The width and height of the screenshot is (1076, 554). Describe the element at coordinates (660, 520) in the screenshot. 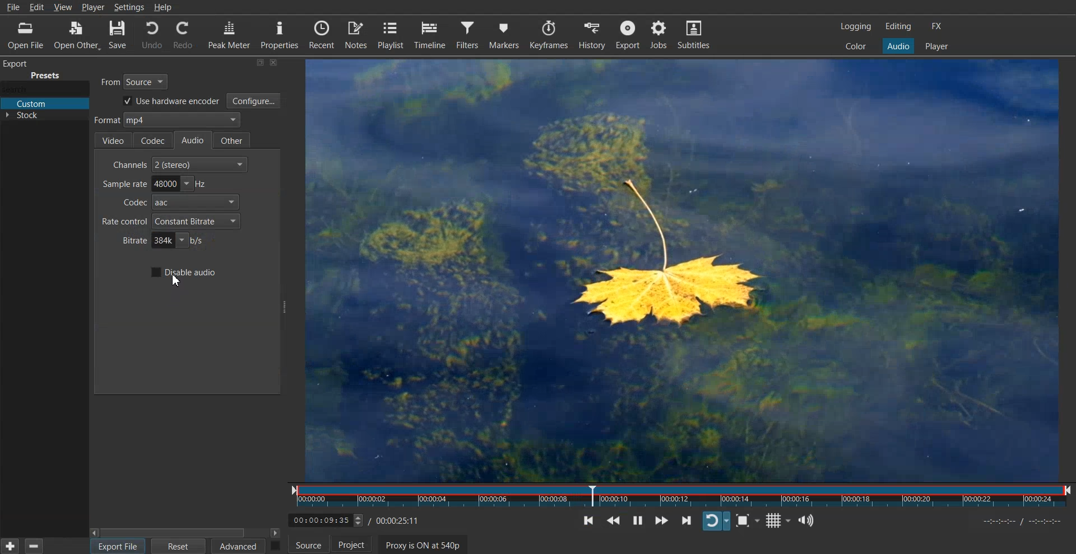

I see `Play quickly forwards` at that location.